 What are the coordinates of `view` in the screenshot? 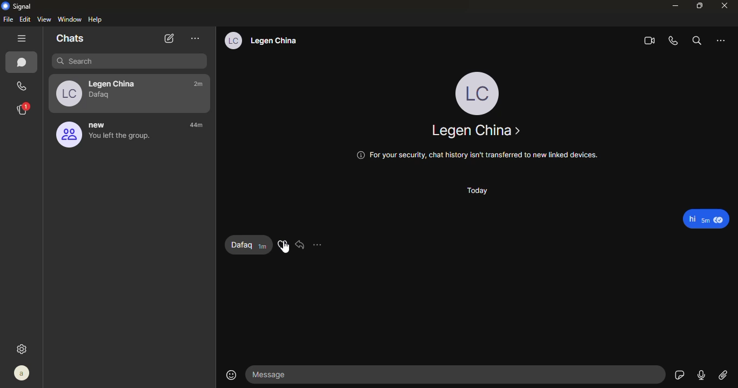 It's located at (45, 19).